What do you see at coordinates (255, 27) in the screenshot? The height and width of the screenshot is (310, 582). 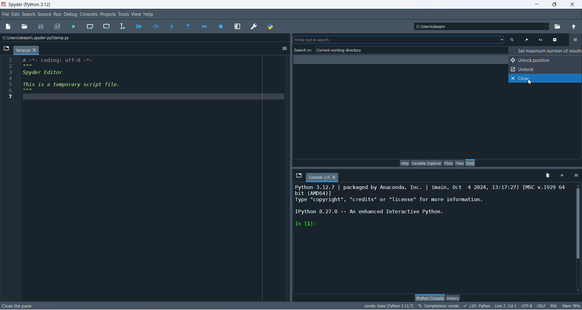 I see `preferences` at bounding box center [255, 27].